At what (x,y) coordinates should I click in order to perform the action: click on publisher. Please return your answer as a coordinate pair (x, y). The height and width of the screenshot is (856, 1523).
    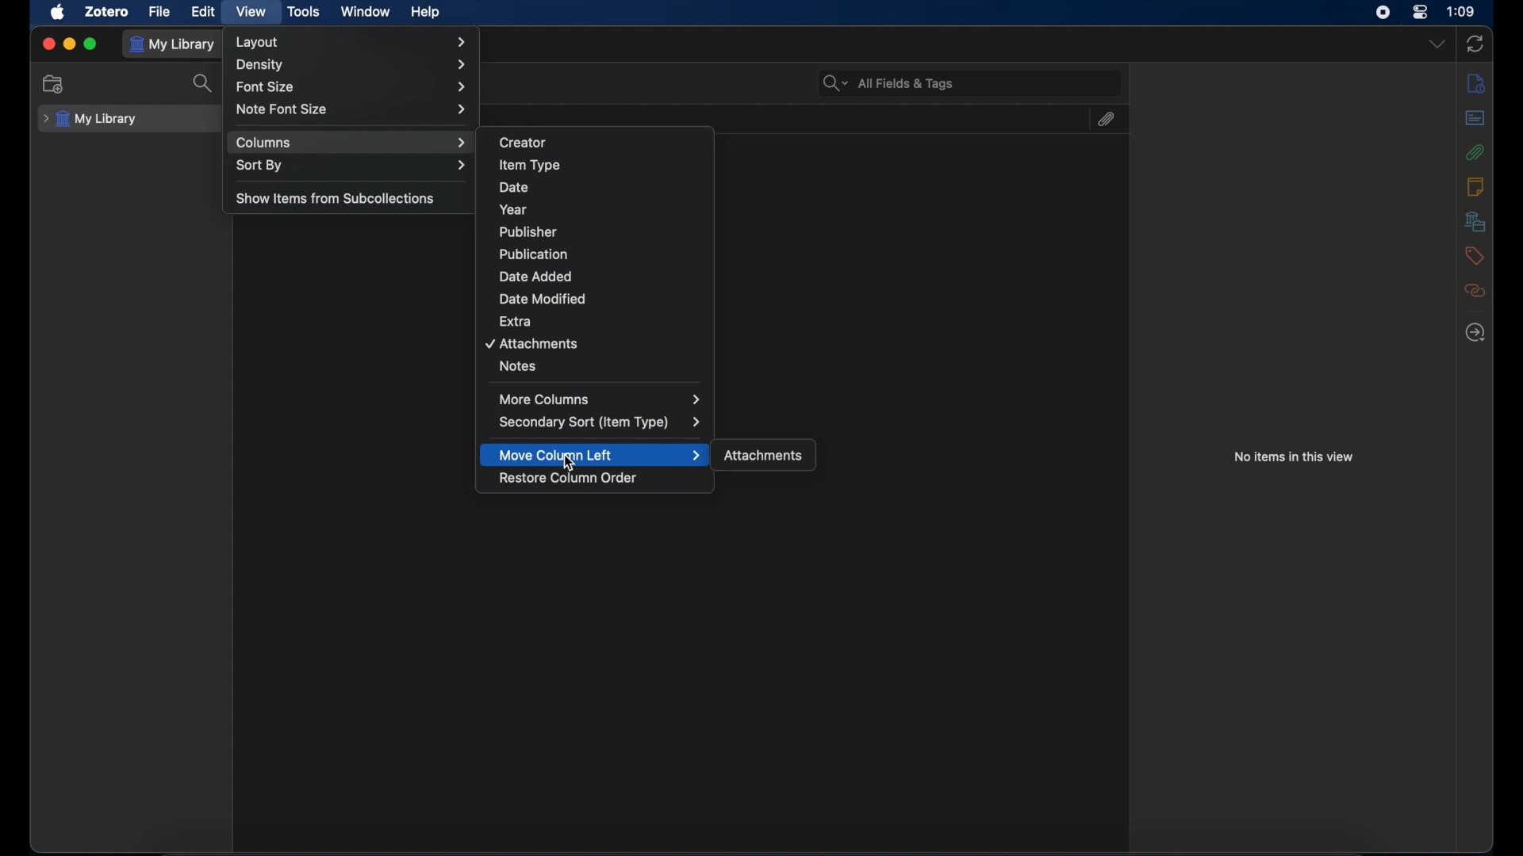
    Looking at the image, I should click on (529, 232).